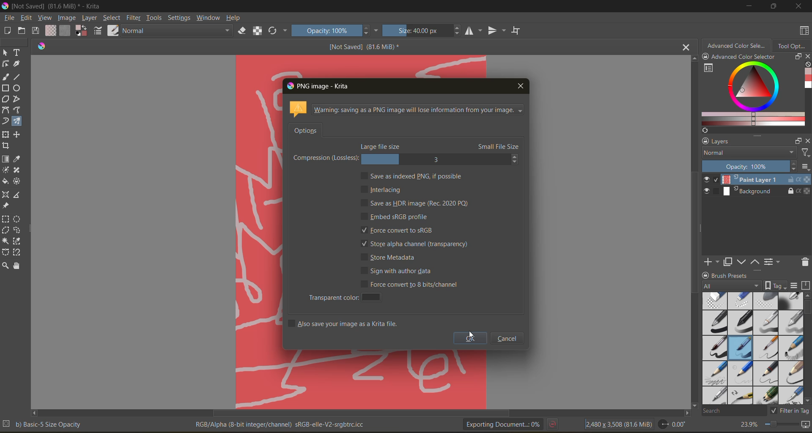 This screenshot has width=812, height=433. What do you see at coordinates (5, 64) in the screenshot?
I see `tool` at bounding box center [5, 64].